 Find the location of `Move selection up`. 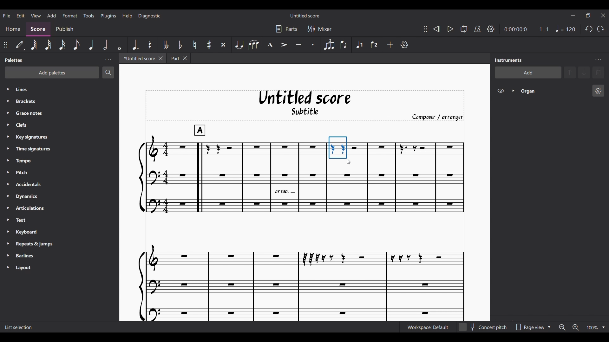

Move selection up is located at coordinates (570, 72).